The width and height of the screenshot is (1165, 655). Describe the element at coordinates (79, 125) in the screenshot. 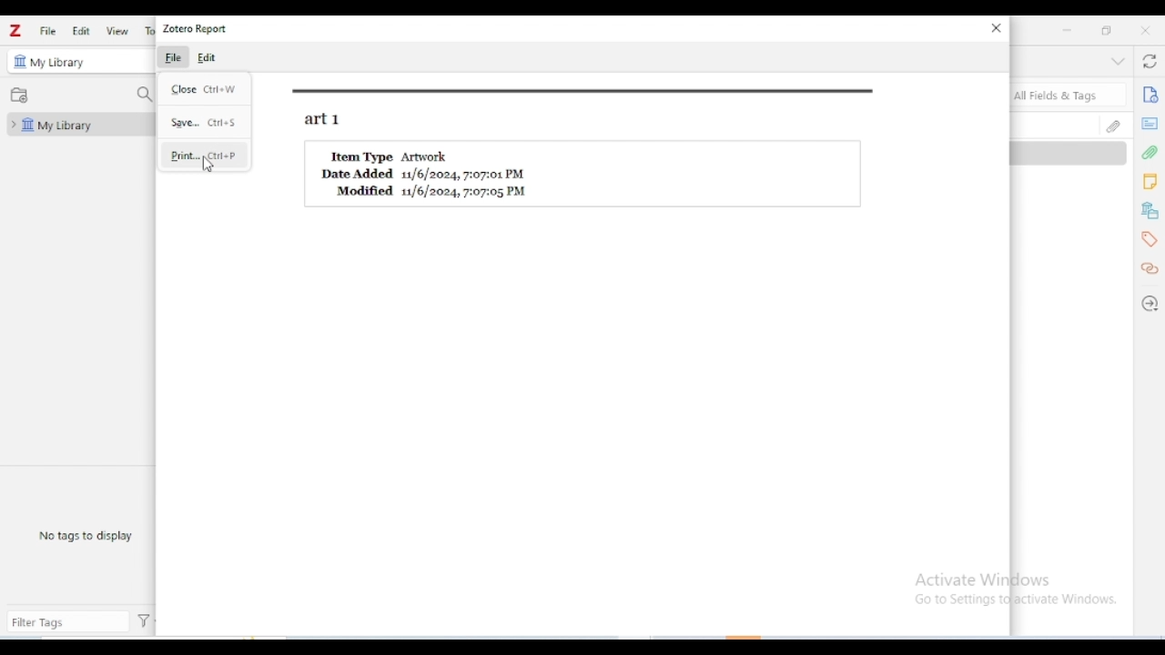

I see `my library` at that location.